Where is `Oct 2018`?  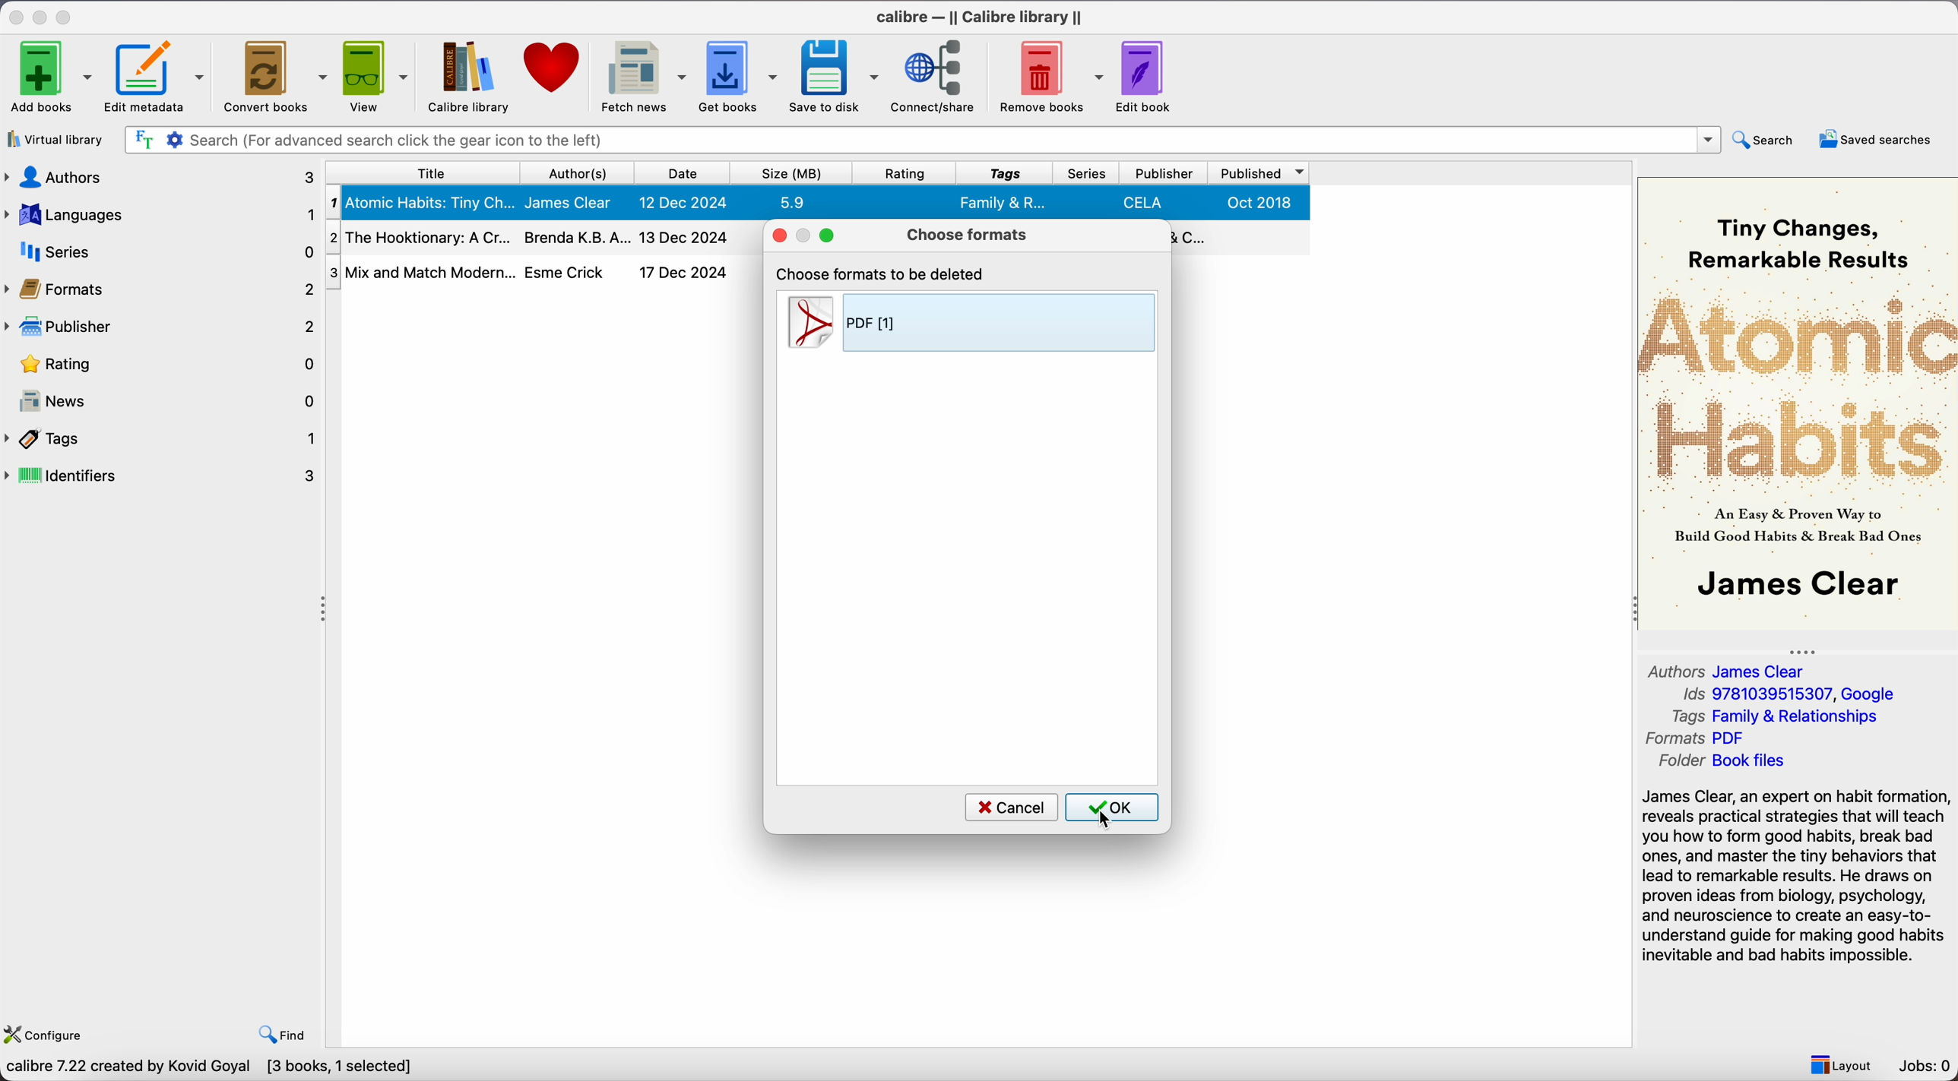 Oct 2018 is located at coordinates (1263, 202).